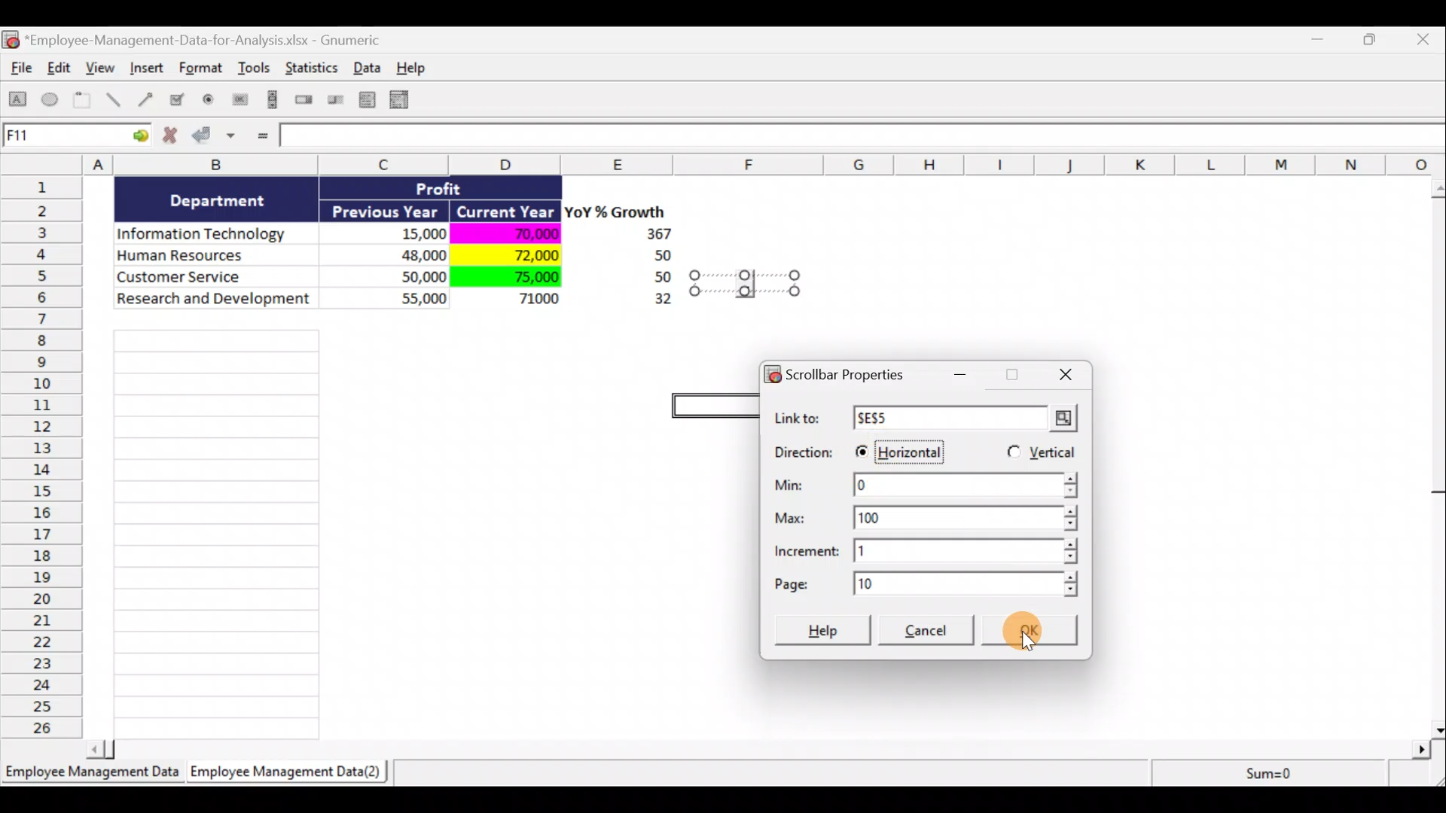 The image size is (1446, 813). I want to click on Sheet 2, so click(290, 775).